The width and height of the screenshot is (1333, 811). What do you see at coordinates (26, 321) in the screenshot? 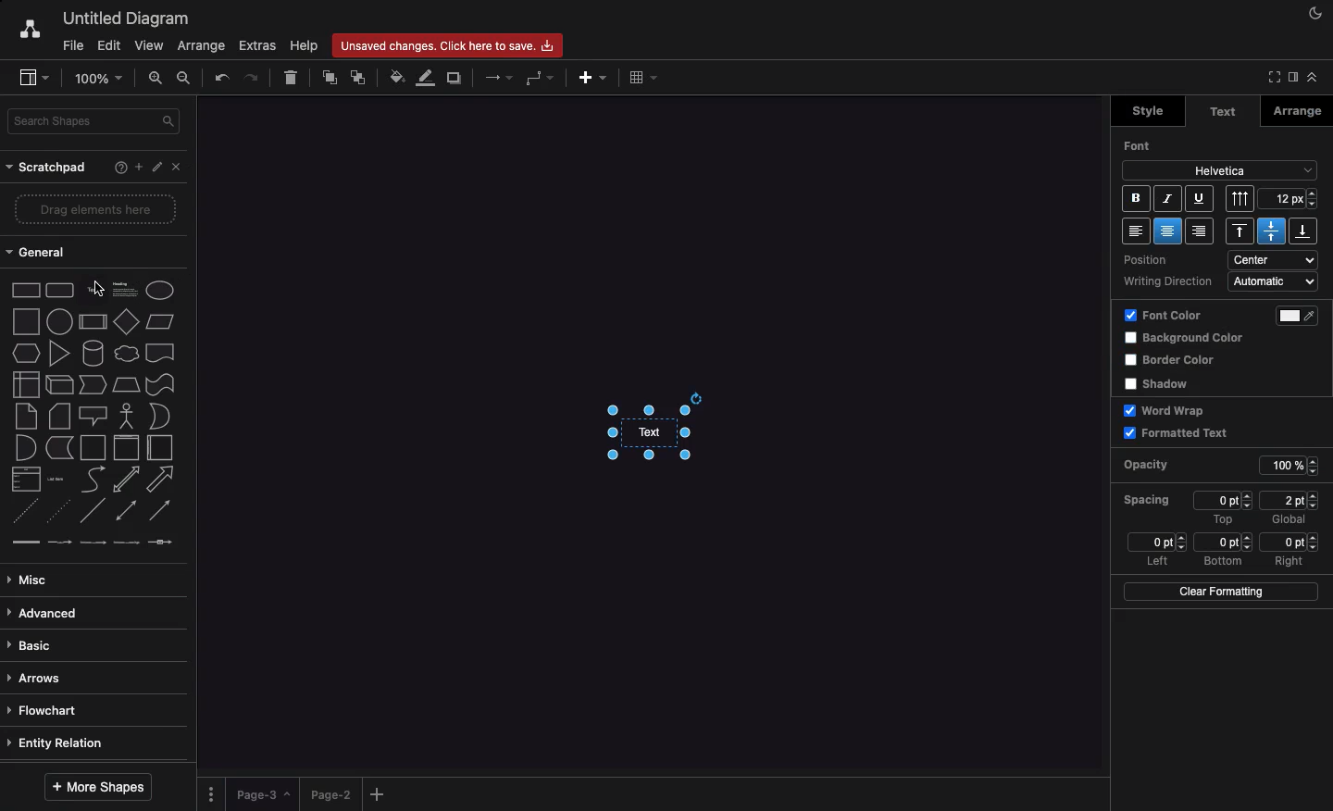
I see `square` at bounding box center [26, 321].